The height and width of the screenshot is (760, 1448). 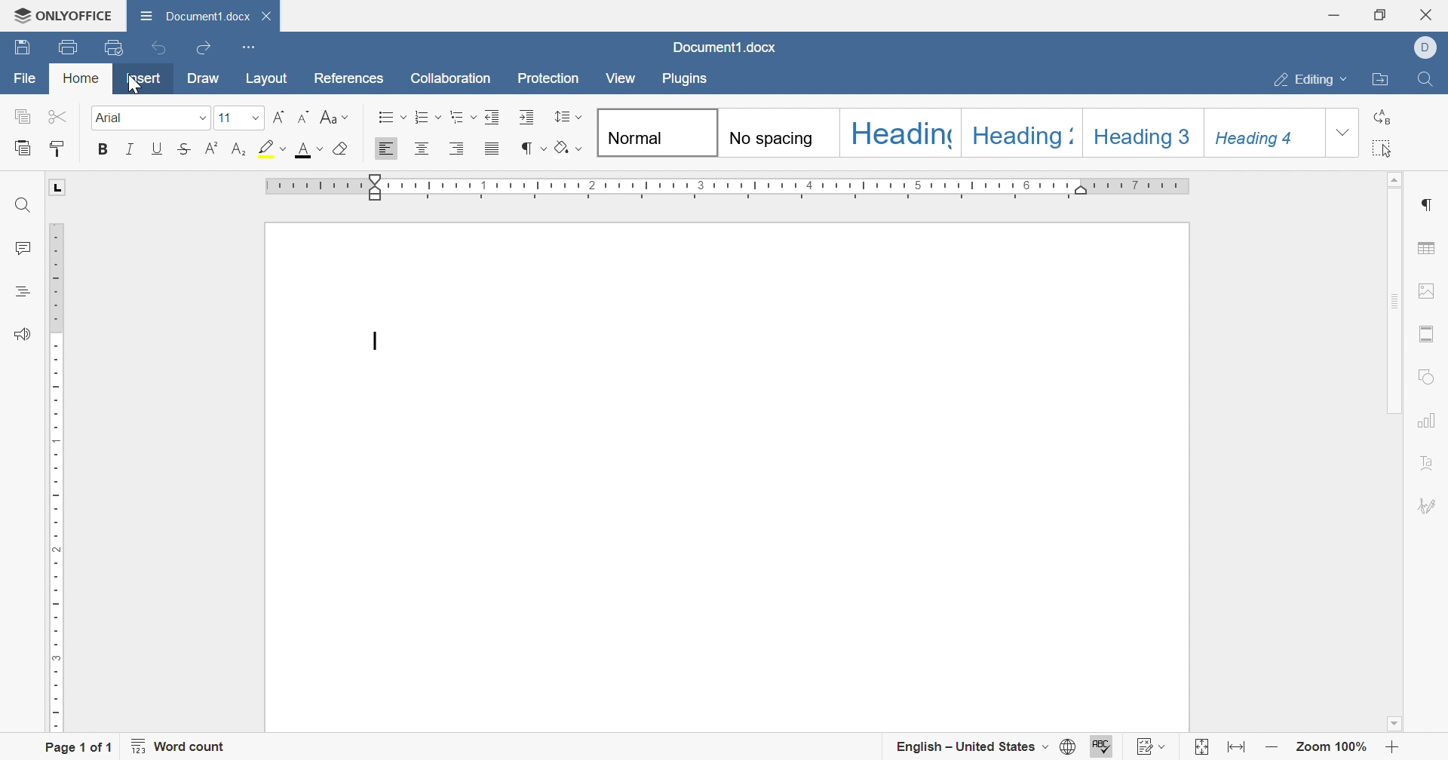 I want to click on Typing Cursor, so click(x=375, y=340).